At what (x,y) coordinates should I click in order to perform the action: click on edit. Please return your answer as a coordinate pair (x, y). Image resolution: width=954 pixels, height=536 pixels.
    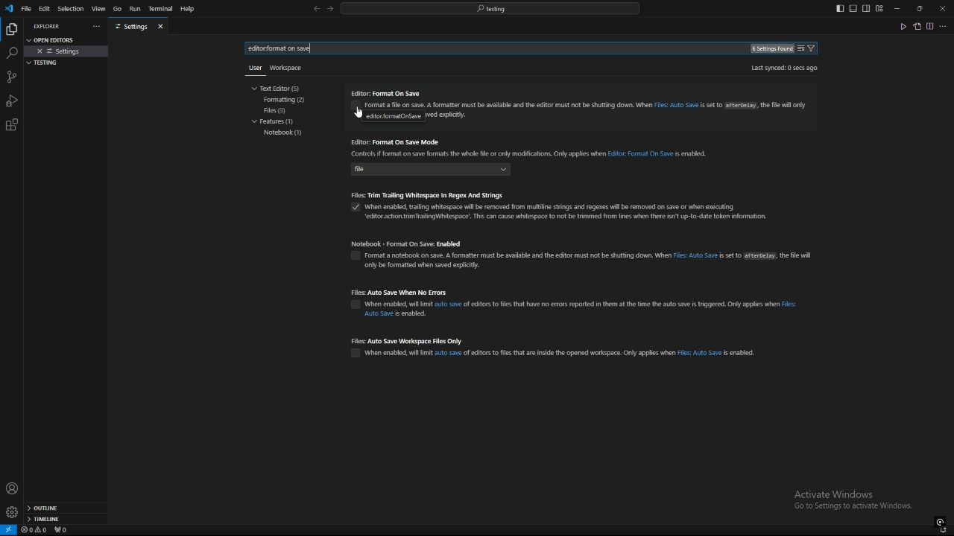
    Looking at the image, I should click on (45, 8).